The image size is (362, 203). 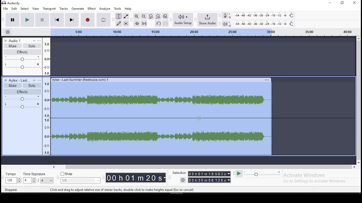 I want to click on playback meter, so click(x=225, y=24).